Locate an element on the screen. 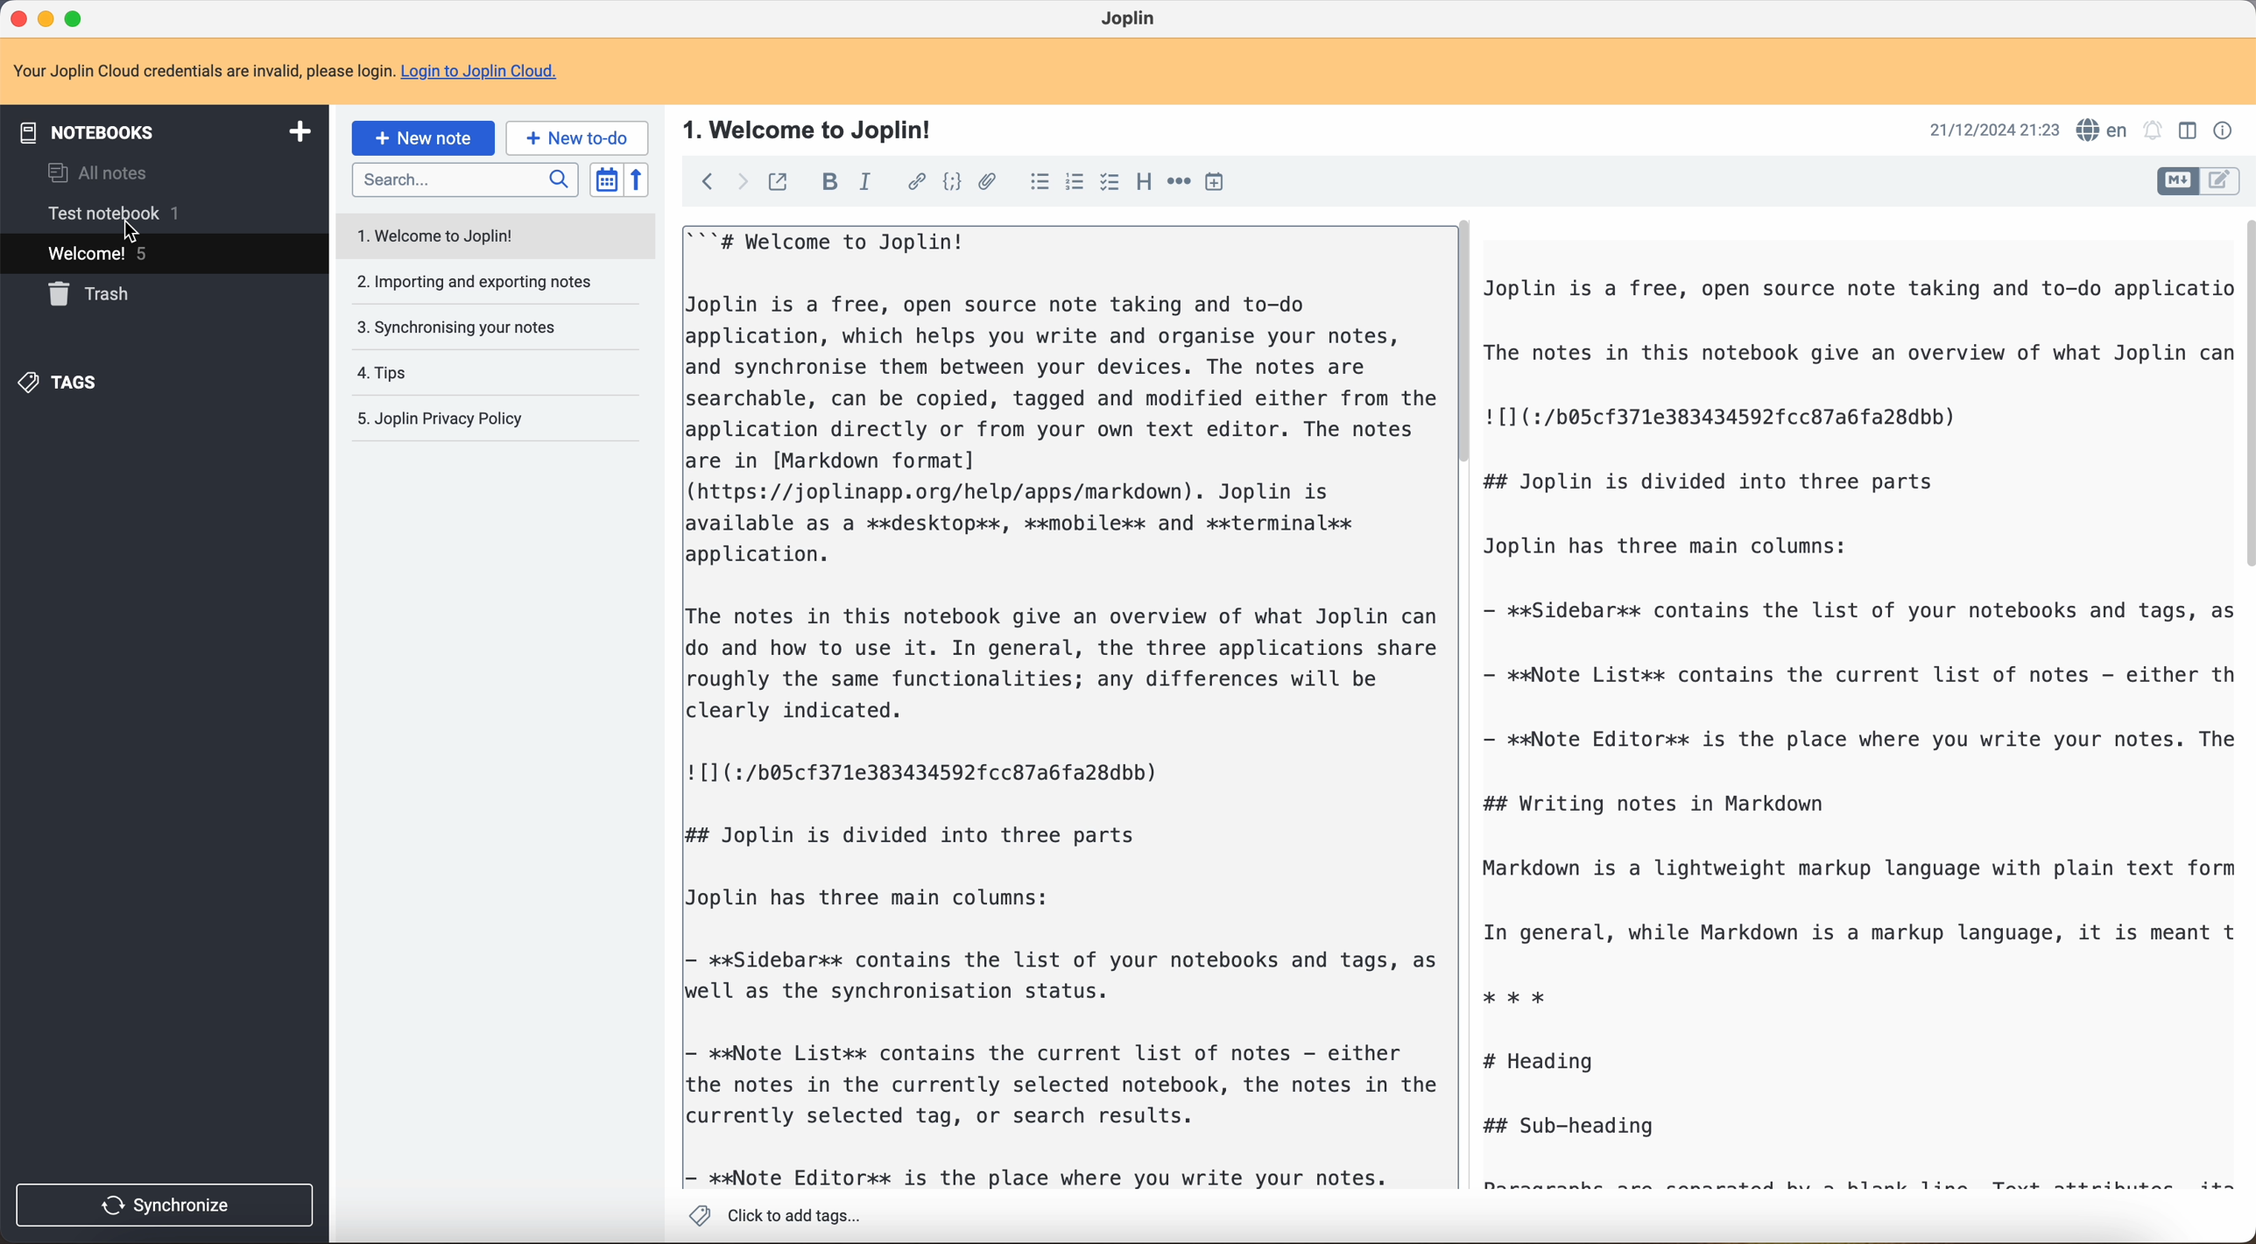  new note is located at coordinates (421, 137).